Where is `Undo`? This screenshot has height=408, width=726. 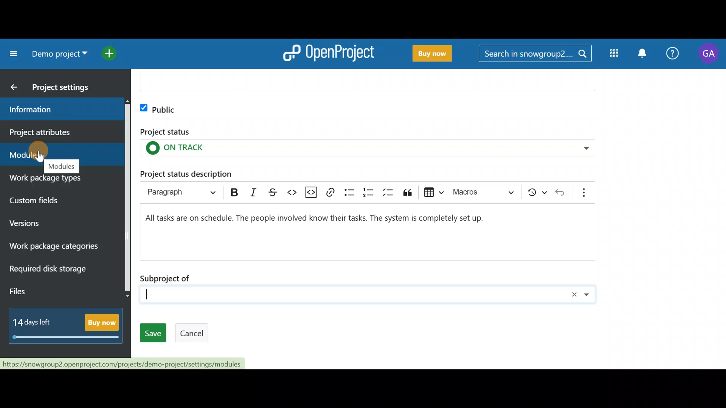
Undo is located at coordinates (563, 192).